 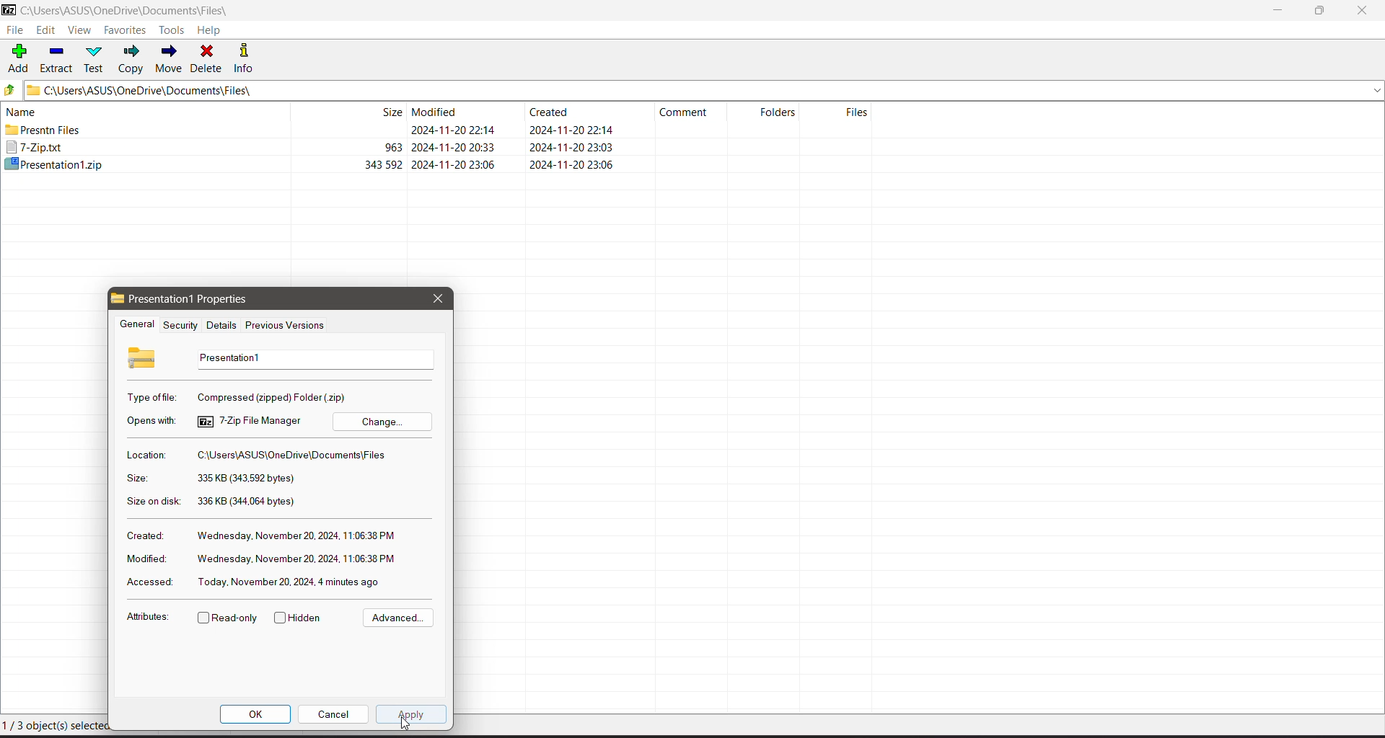 I want to click on Help, so click(x=209, y=30).